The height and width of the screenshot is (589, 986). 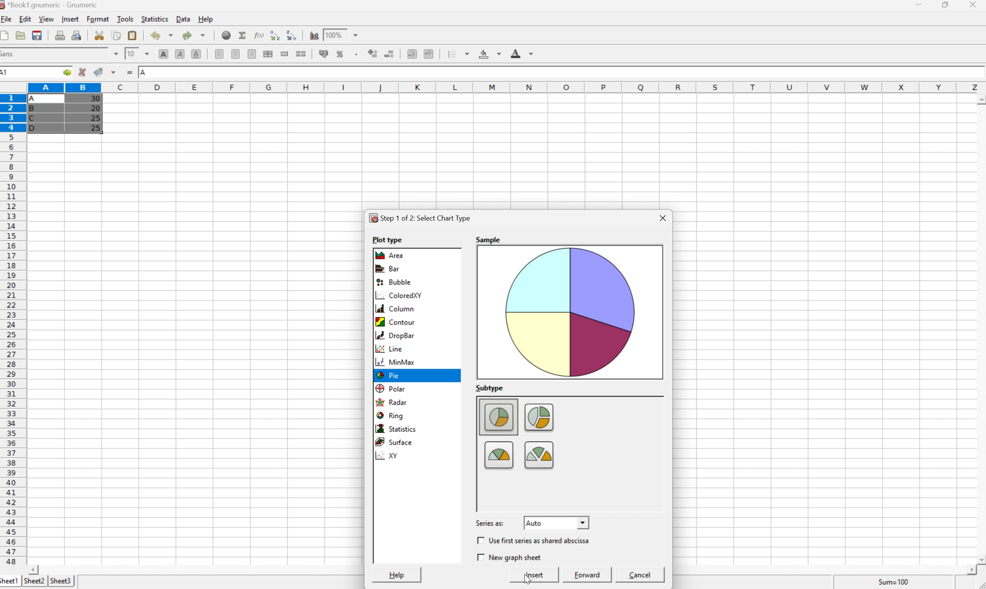 I want to click on Decrease number of decimals displayed, so click(x=390, y=54).